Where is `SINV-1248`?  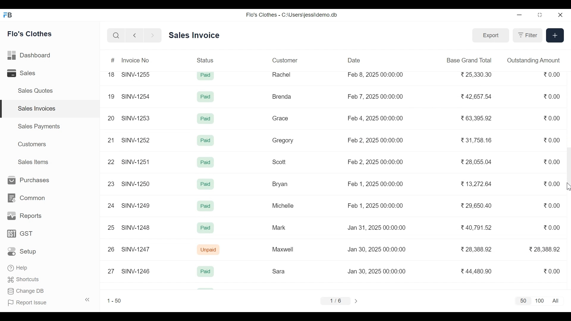 SINV-1248 is located at coordinates (136, 227).